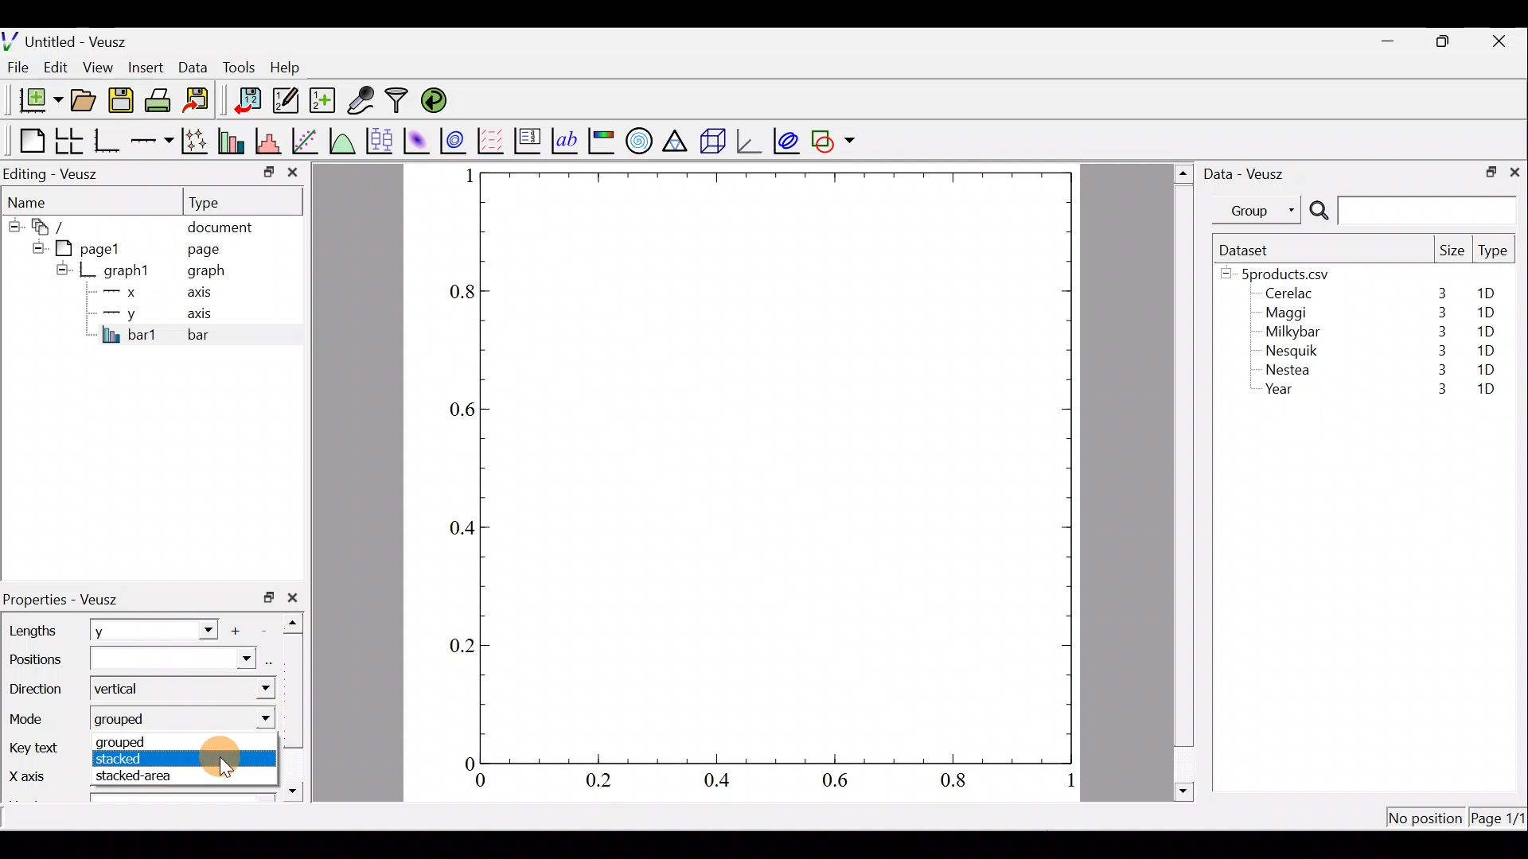 The image size is (1528, 859). What do you see at coordinates (95, 247) in the screenshot?
I see `pagel` at bounding box center [95, 247].